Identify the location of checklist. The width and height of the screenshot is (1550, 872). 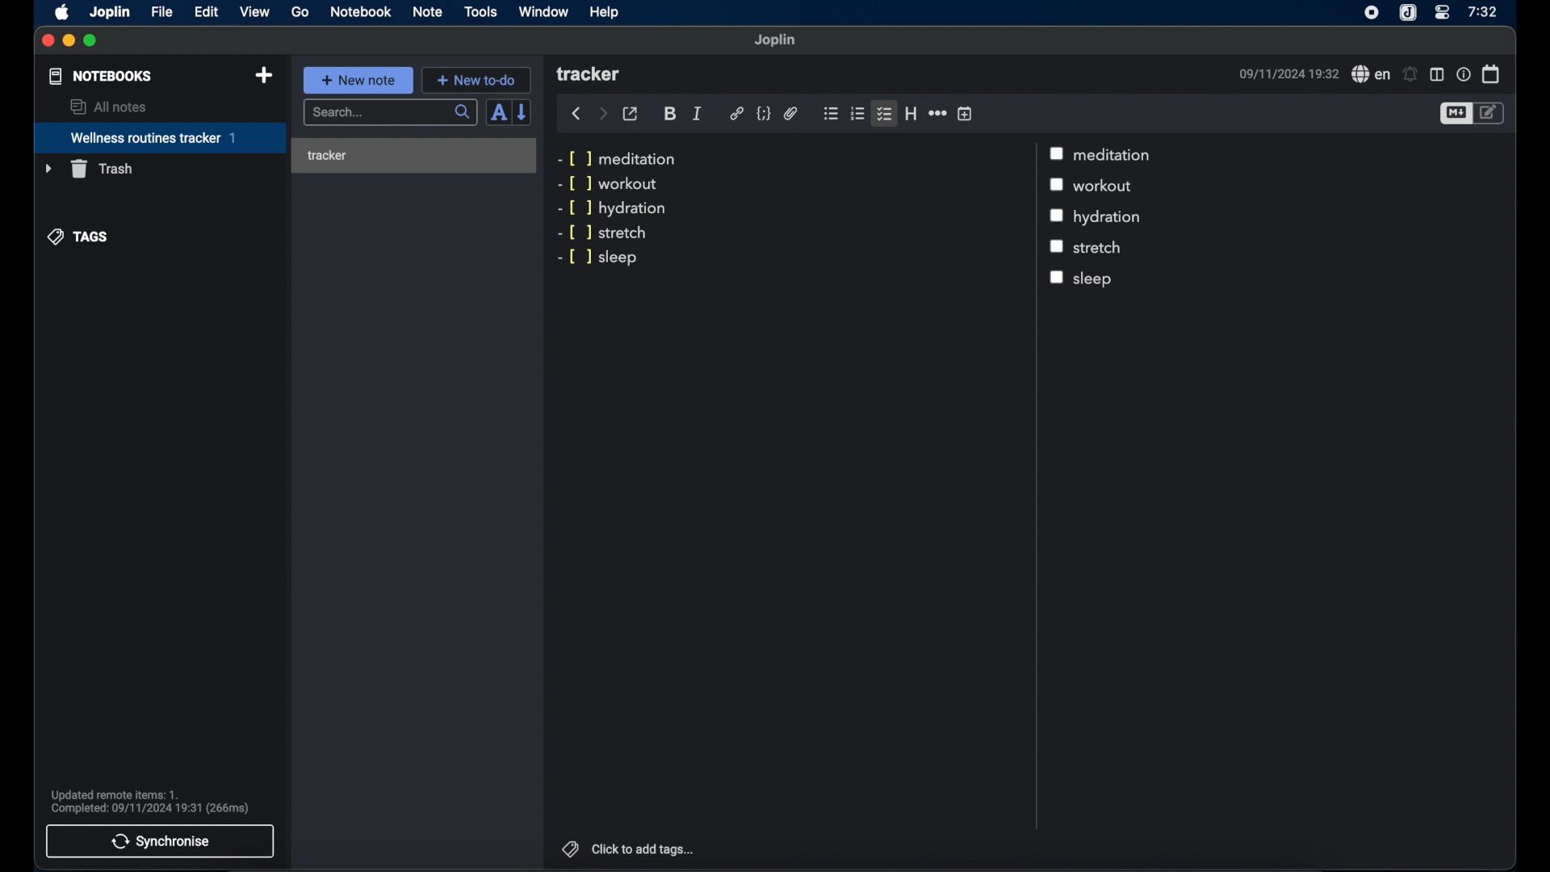
(884, 115).